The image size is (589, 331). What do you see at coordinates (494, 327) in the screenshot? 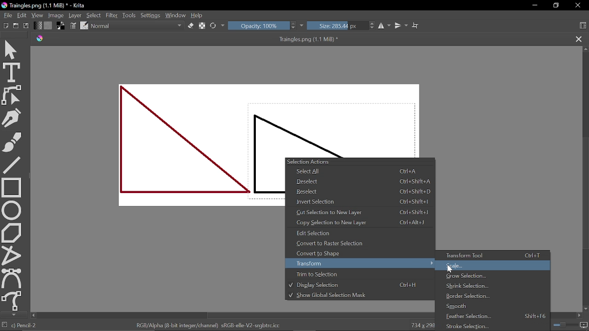
I see `Stroke selection` at bounding box center [494, 327].